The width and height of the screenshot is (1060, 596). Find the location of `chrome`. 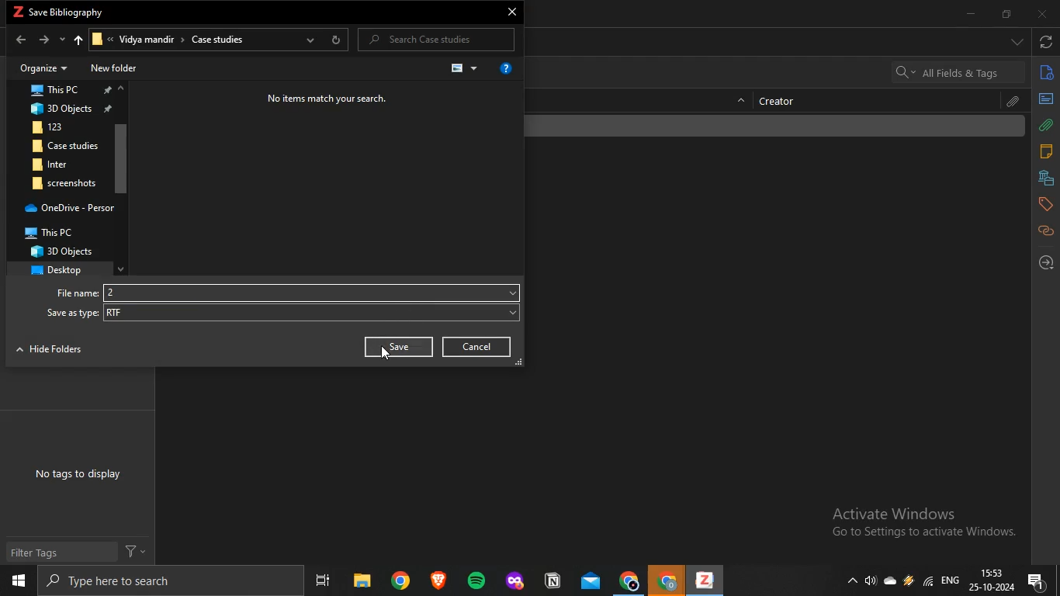

chrome is located at coordinates (667, 580).